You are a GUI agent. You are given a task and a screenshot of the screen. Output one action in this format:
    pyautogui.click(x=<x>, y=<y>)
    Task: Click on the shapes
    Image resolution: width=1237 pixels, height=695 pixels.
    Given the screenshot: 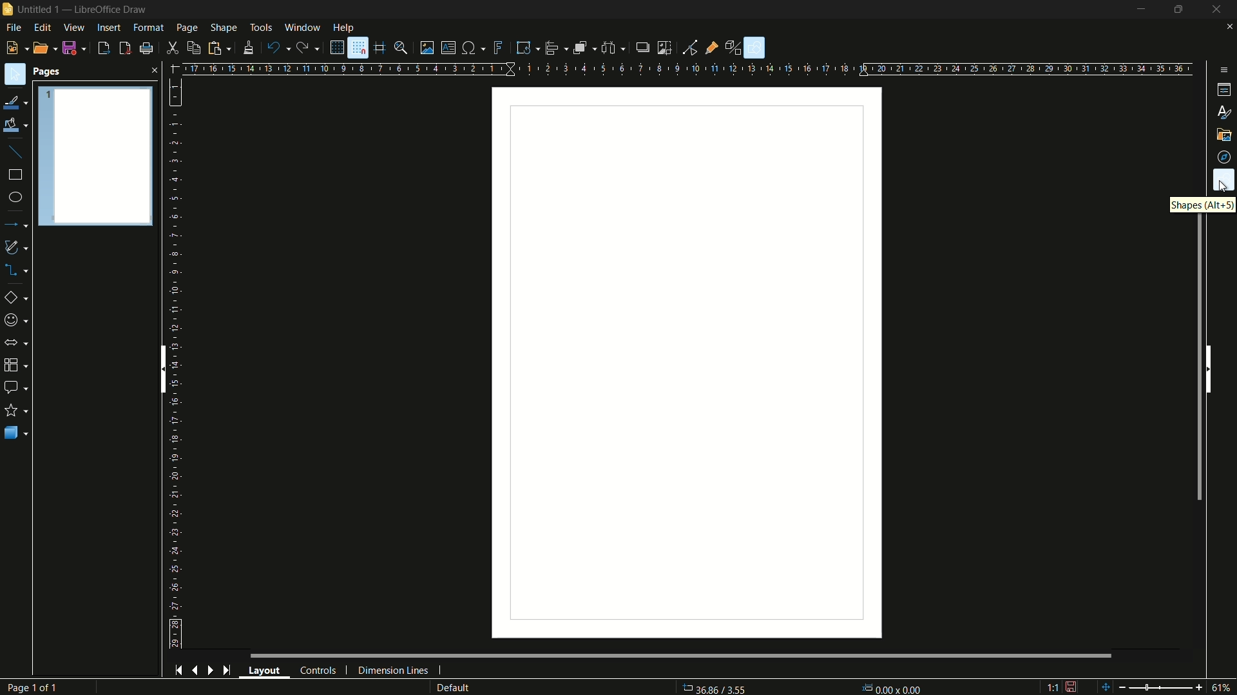 What is the action you would take?
    pyautogui.click(x=1224, y=180)
    